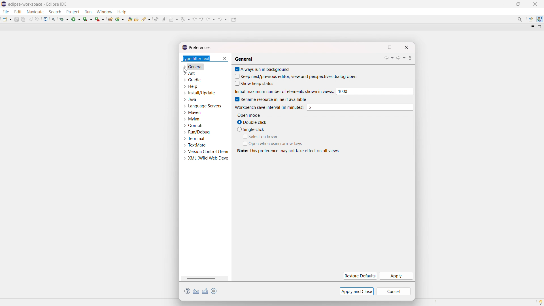 This screenshot has height=306, width=544. Describe the element at coordinates (190, 99) in the screenshot. I see `java` at that location.